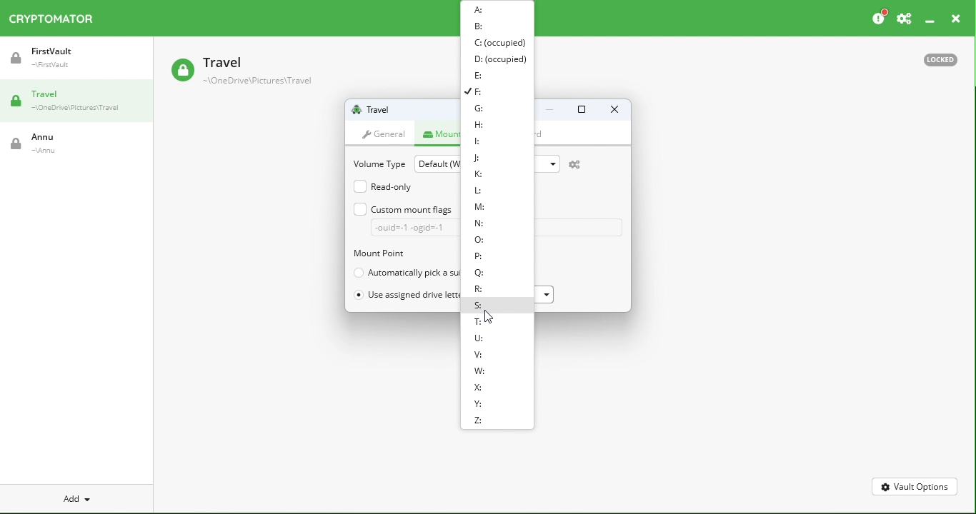  What do you see at coordinates (482, 241) in the screenshot?
I see `:` at bounding box center [482, 241].